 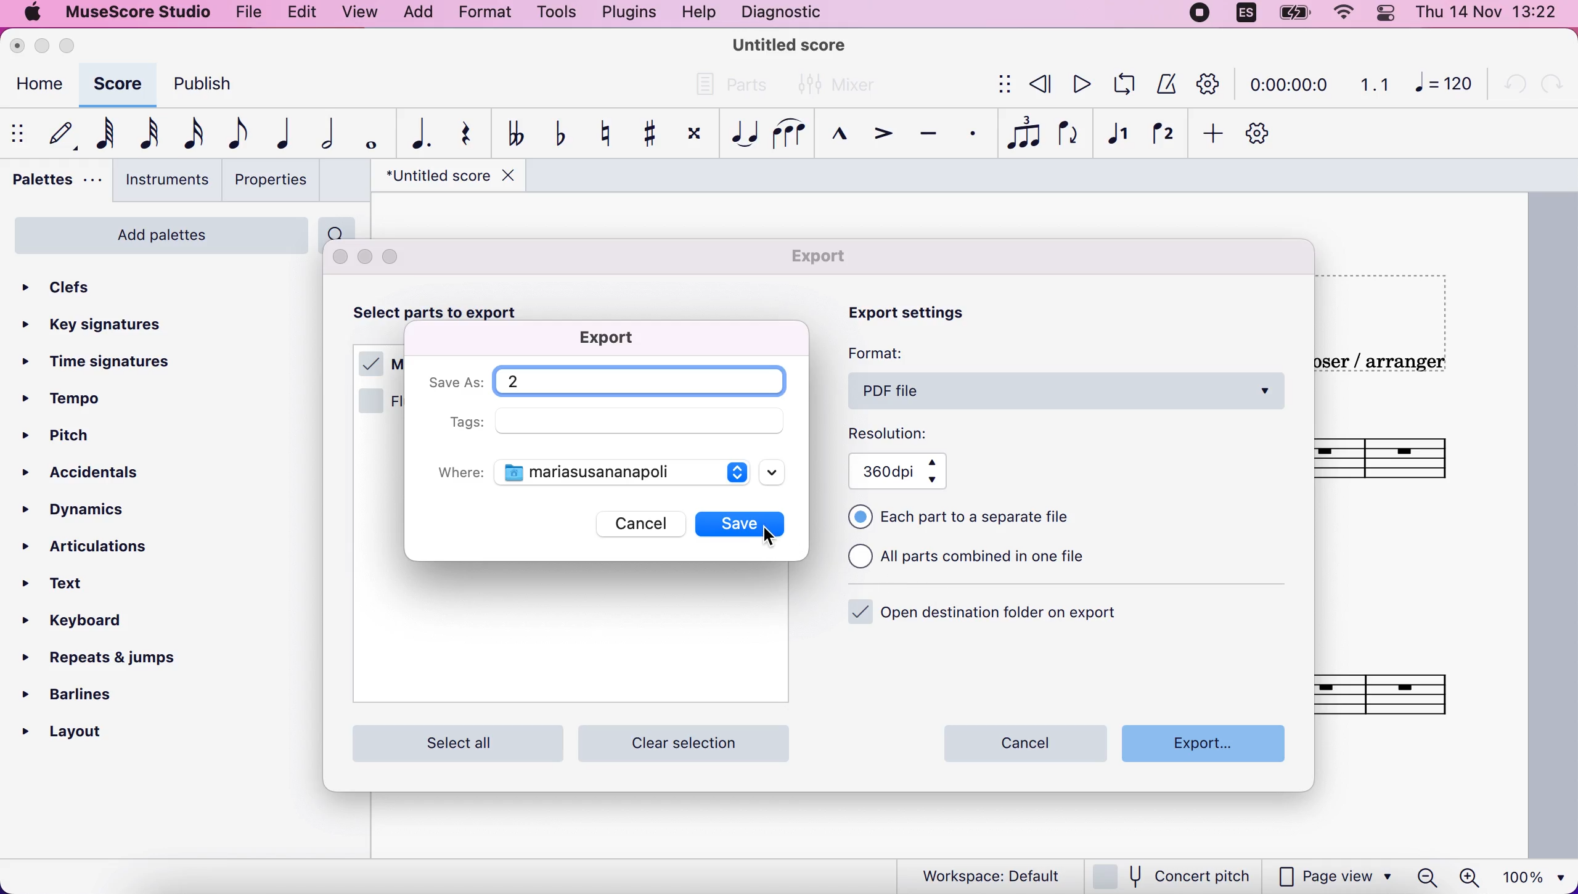 I want to click on toggle double sharp, so click(x=692, y=134).